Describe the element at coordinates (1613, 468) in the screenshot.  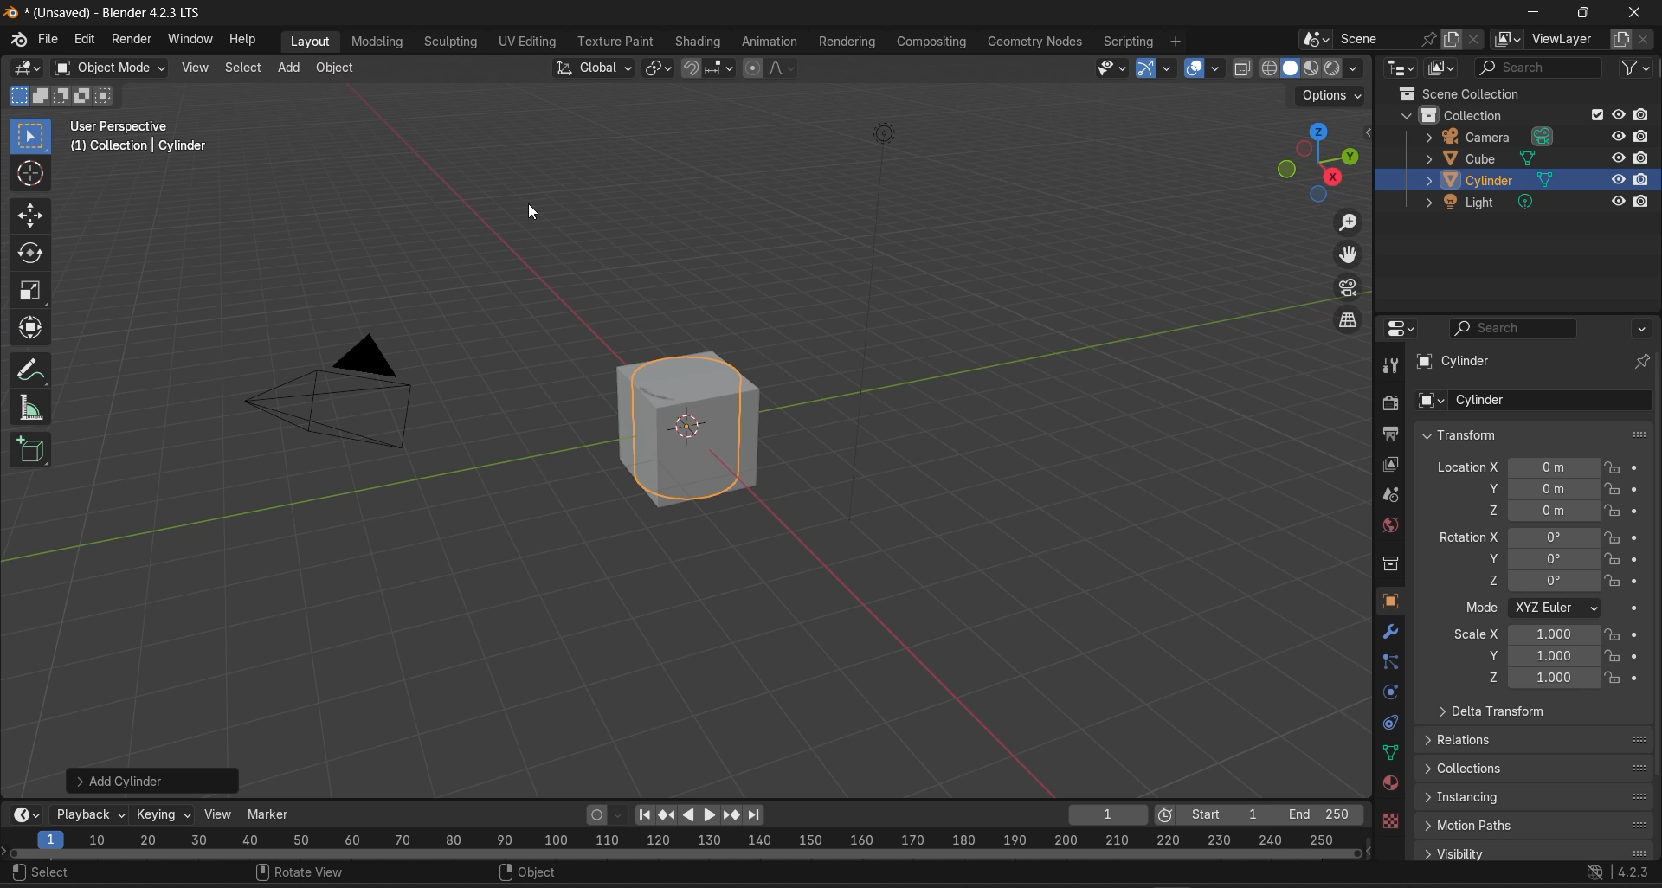
I see `lock location` at that location.